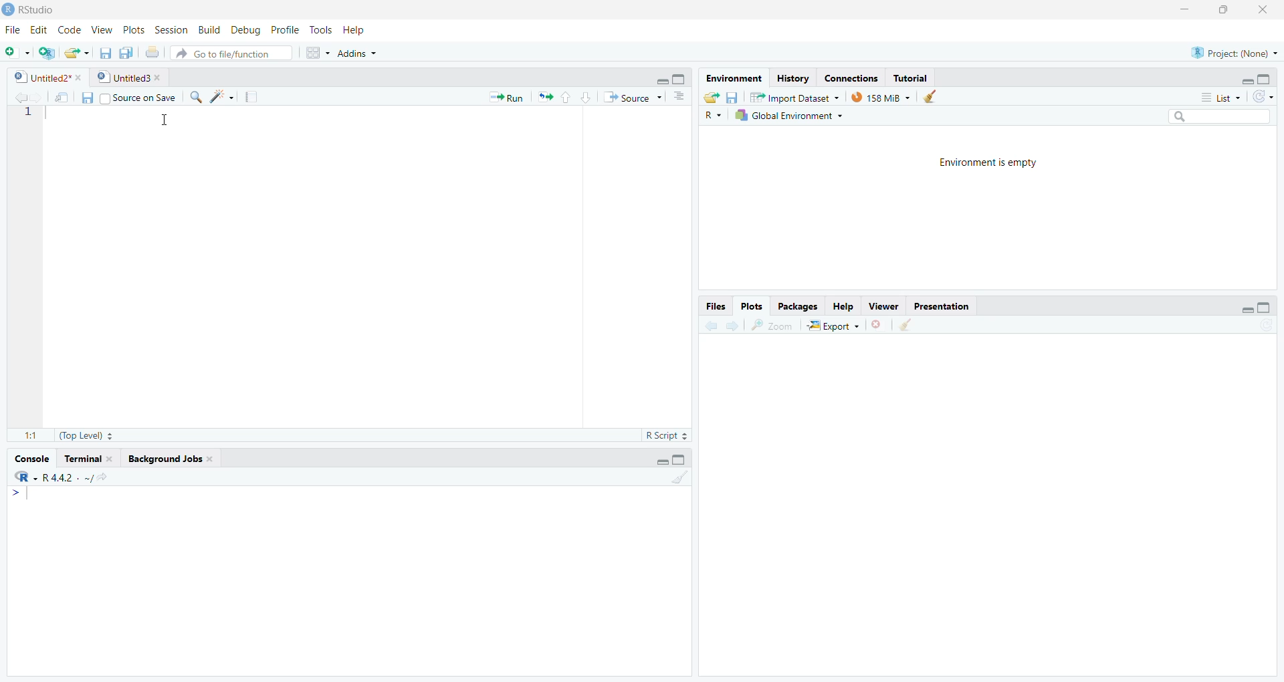 The width and height of the screenshot is (1284, 682). What do you see at coordinates (215, 96) in the screenshot?
I see `code block` at bounding box center [215, 96].